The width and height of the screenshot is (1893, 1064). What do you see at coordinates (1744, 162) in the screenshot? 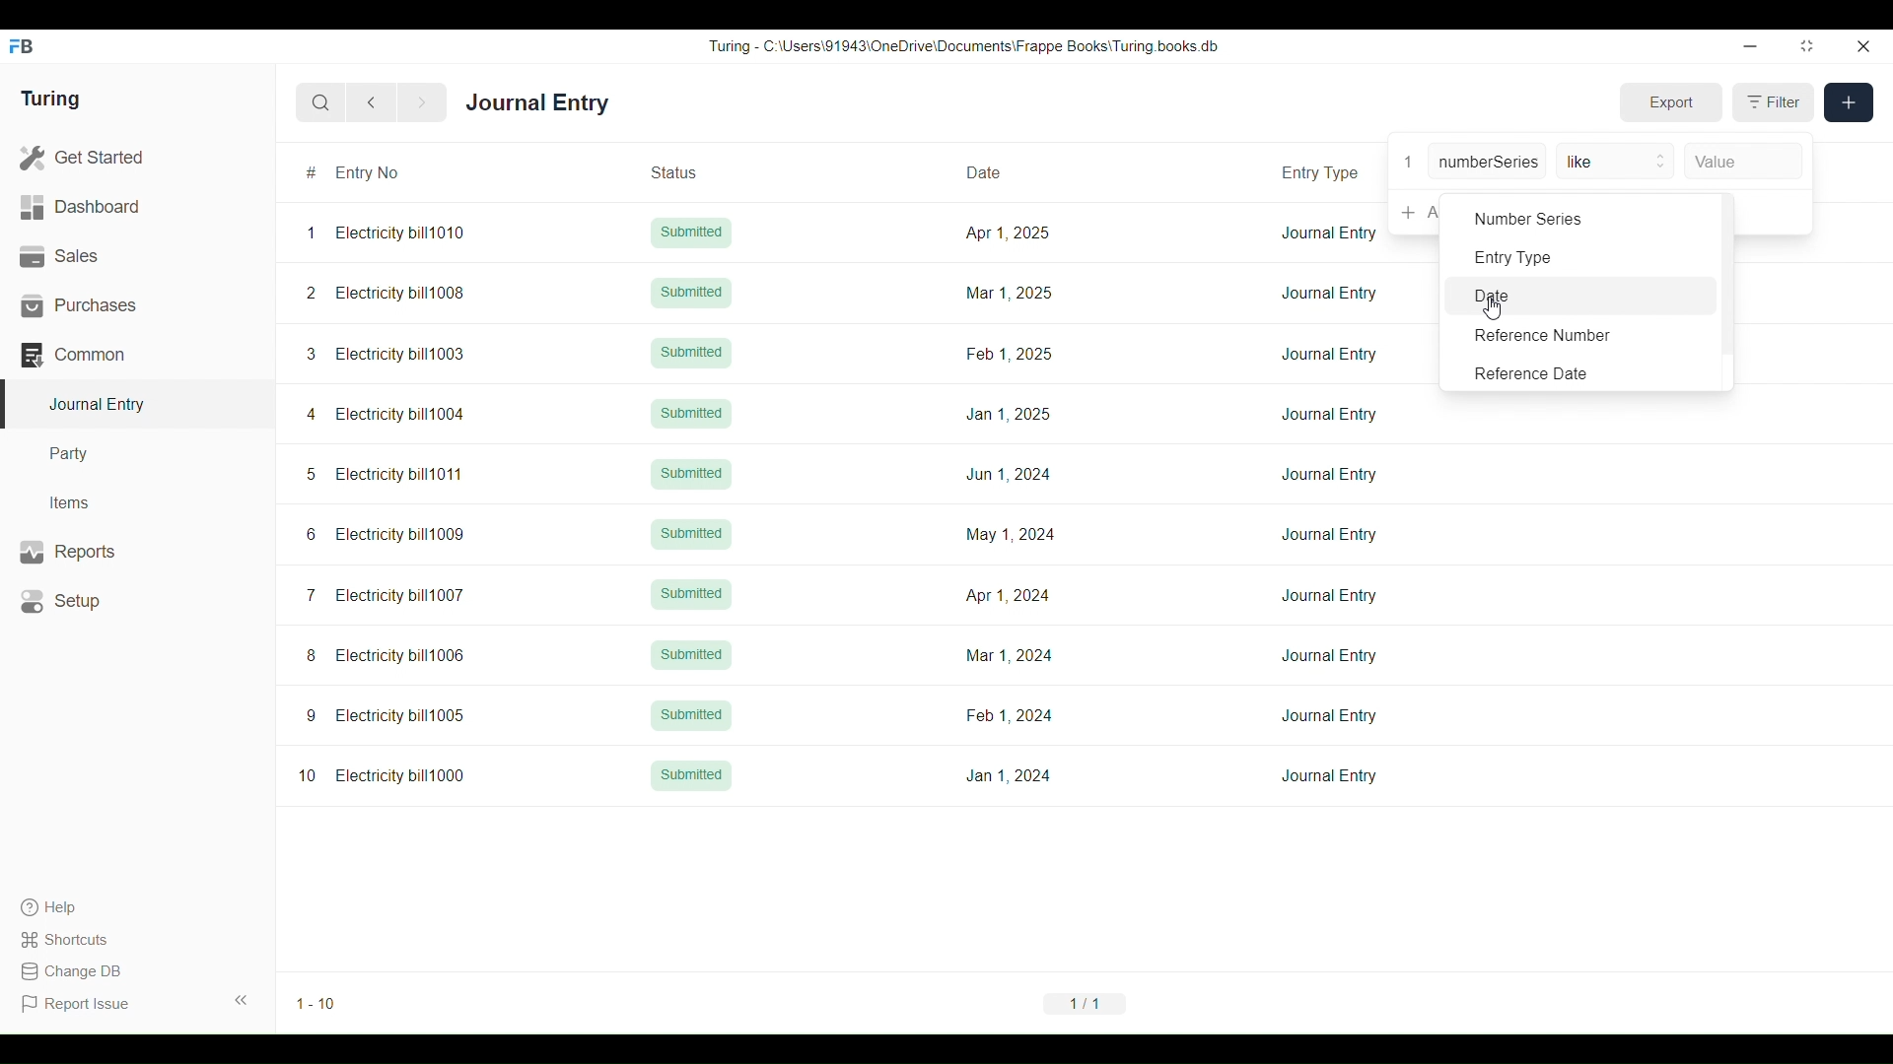
I see `Value` at bounding box center [1744, 162].